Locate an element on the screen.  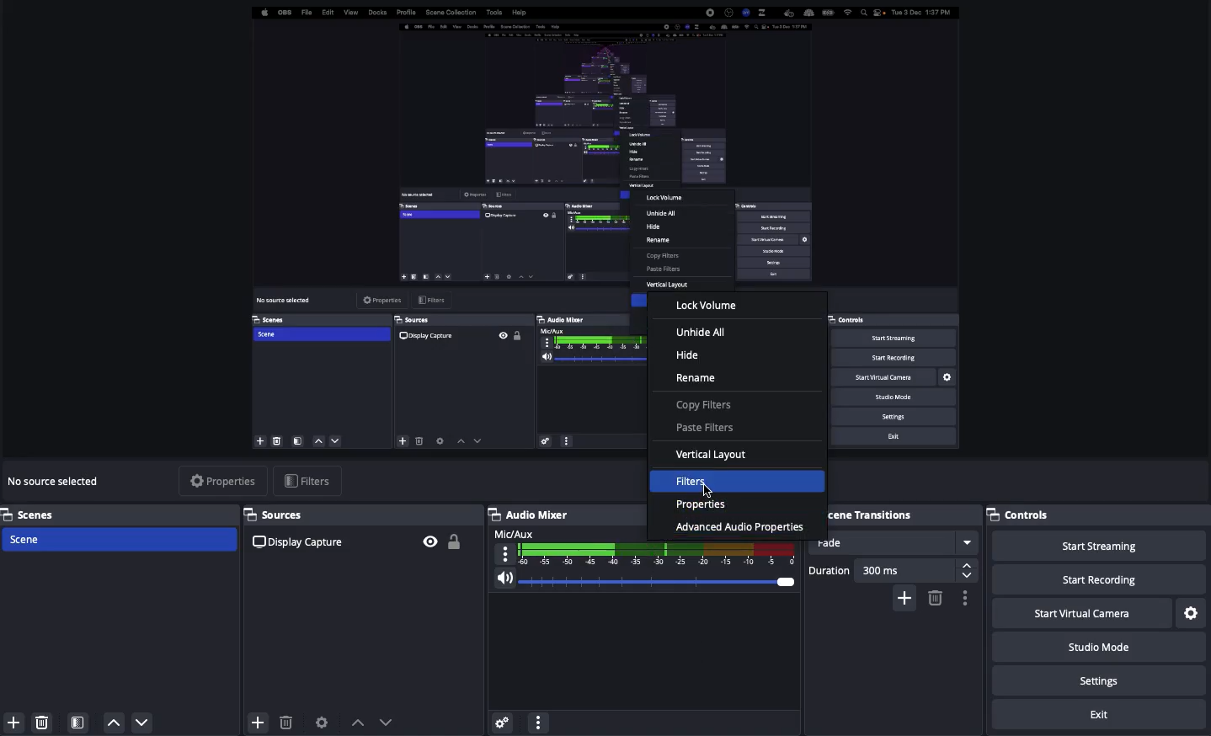
Studio mode is located at coordinates (1096, 650).